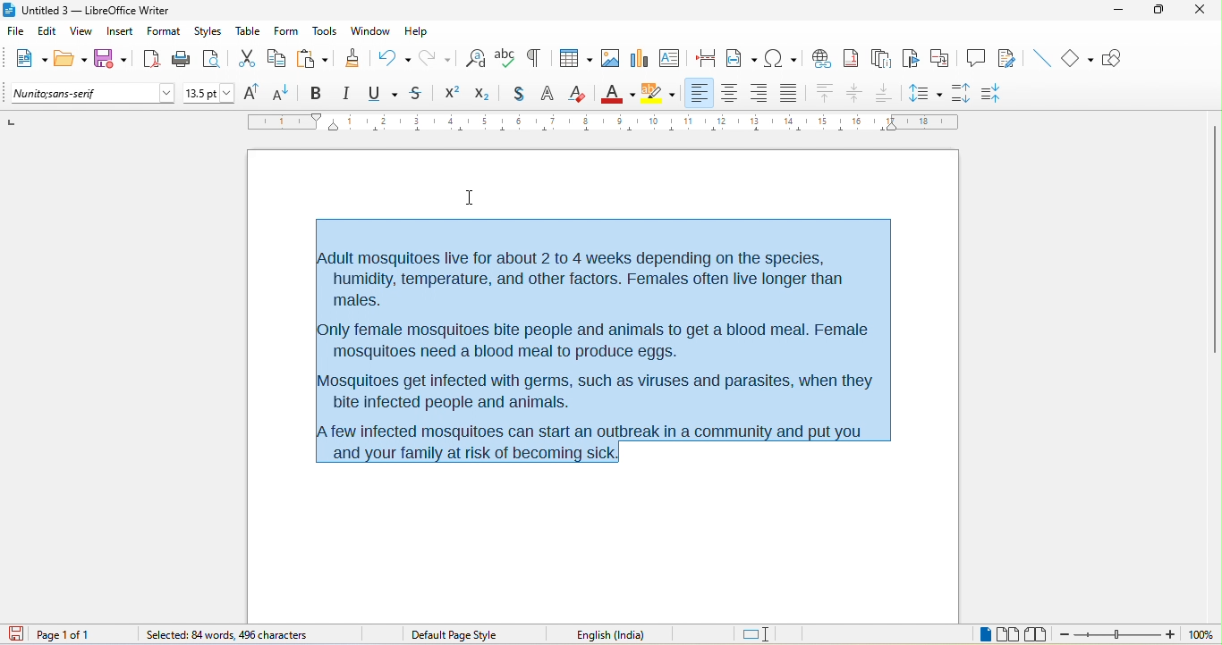  What do you see at coordinates (345, 94) in the screenshot?
I see `italic` at bounding box center [345, 94].